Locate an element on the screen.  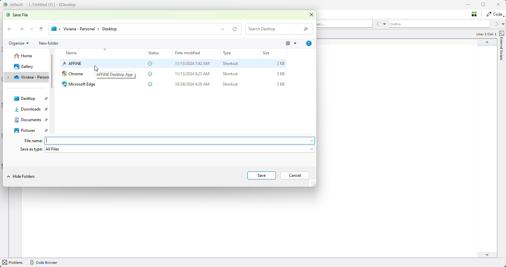
save is located at coordinates (260, 175).